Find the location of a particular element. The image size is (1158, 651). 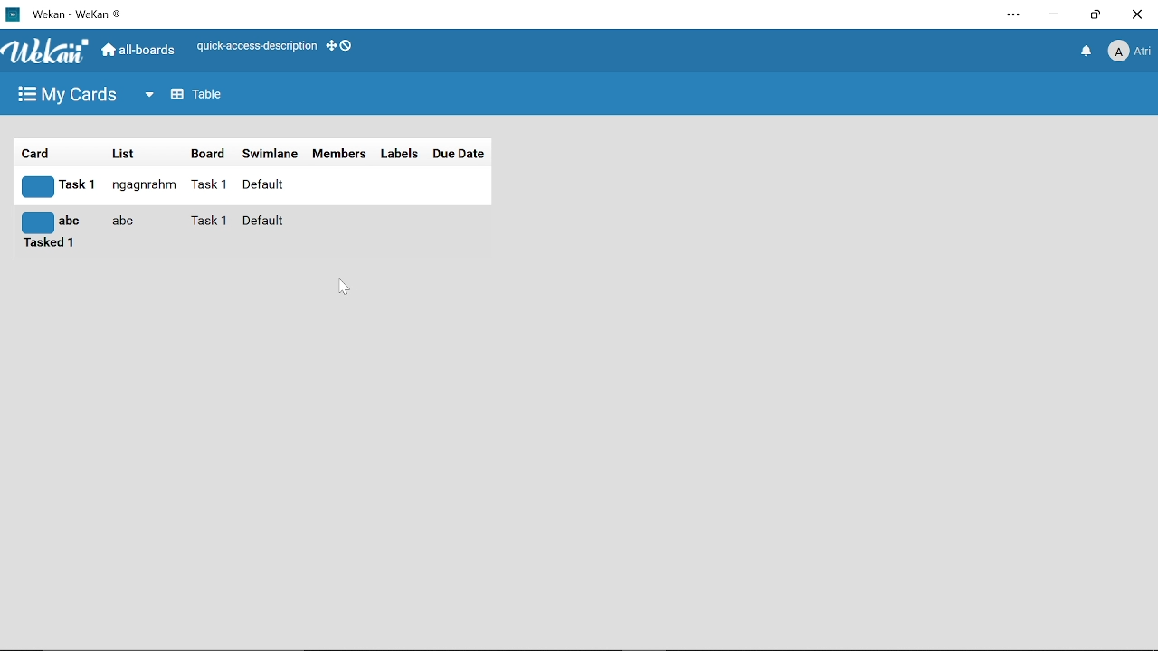

Quick access description is located at coordinates (252, 48).